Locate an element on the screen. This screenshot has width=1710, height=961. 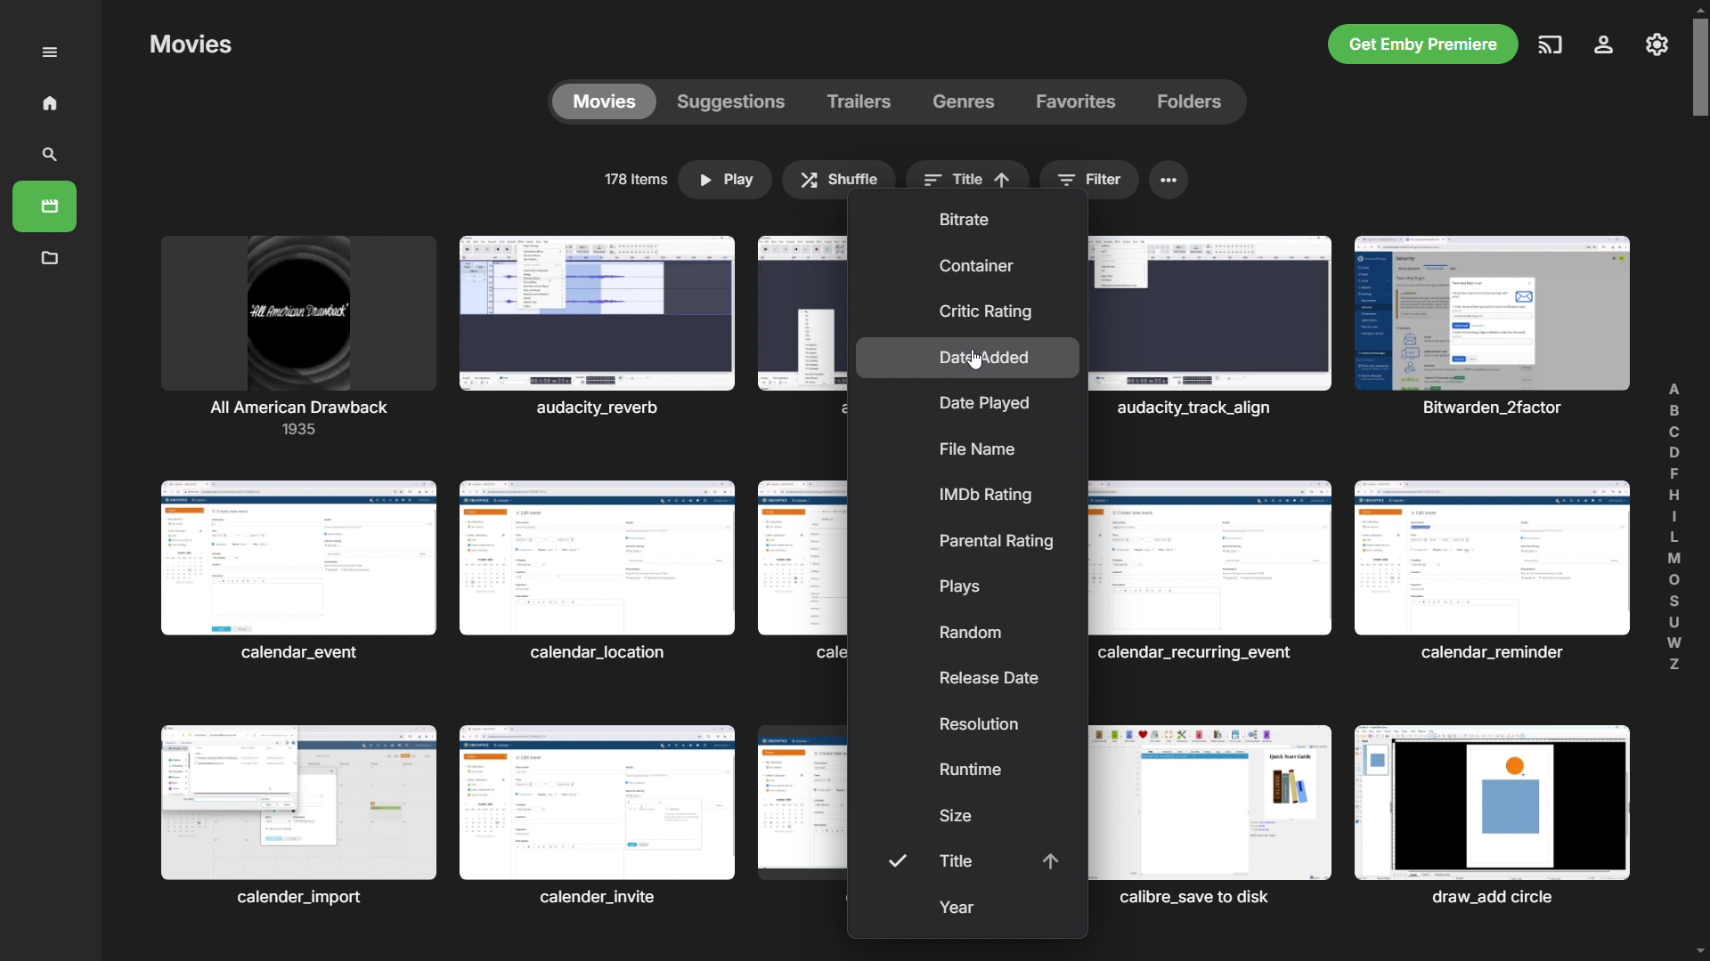
play is located at coordinates (724, 179).